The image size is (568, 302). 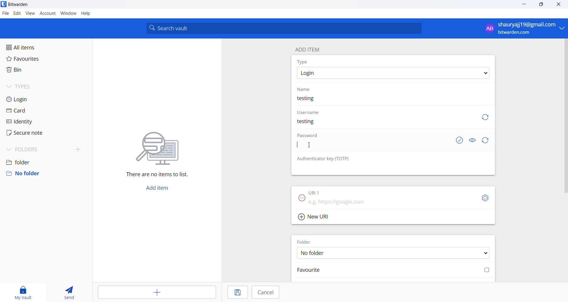 What do you see at coordinates (156, 189) in the screenshot?
I see `add button` at bounding box center [156, 189].